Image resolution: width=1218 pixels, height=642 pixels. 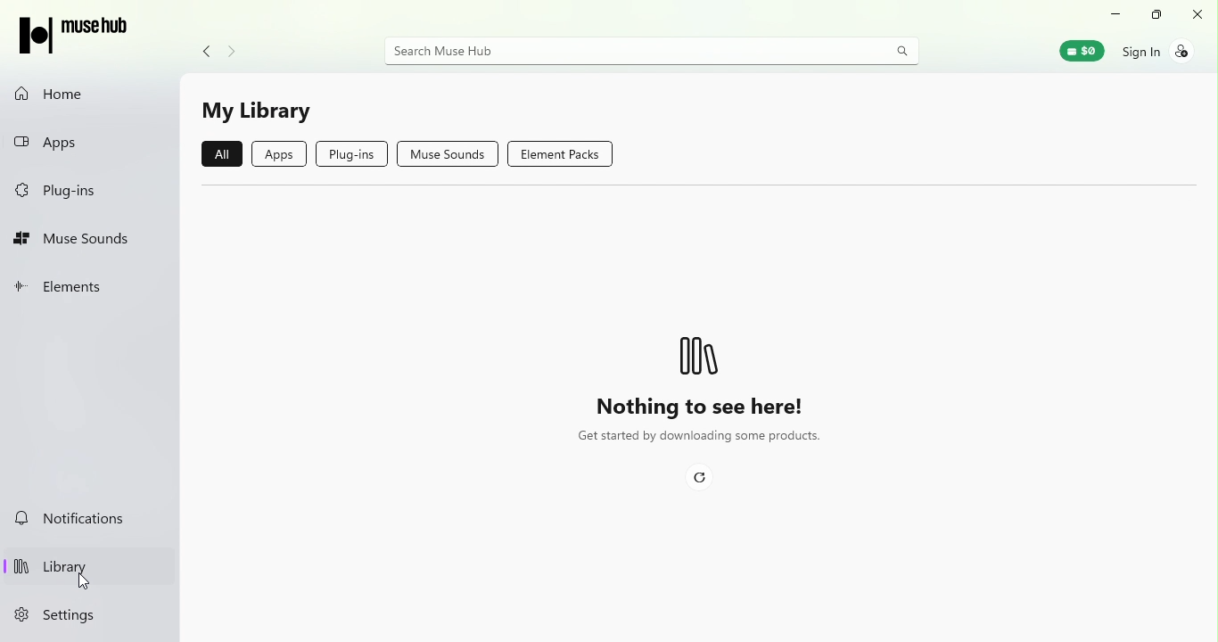 What do you see at coordinates (56, 618) in the screenshot?
I see `Settings` at bounding box center [56, 618].